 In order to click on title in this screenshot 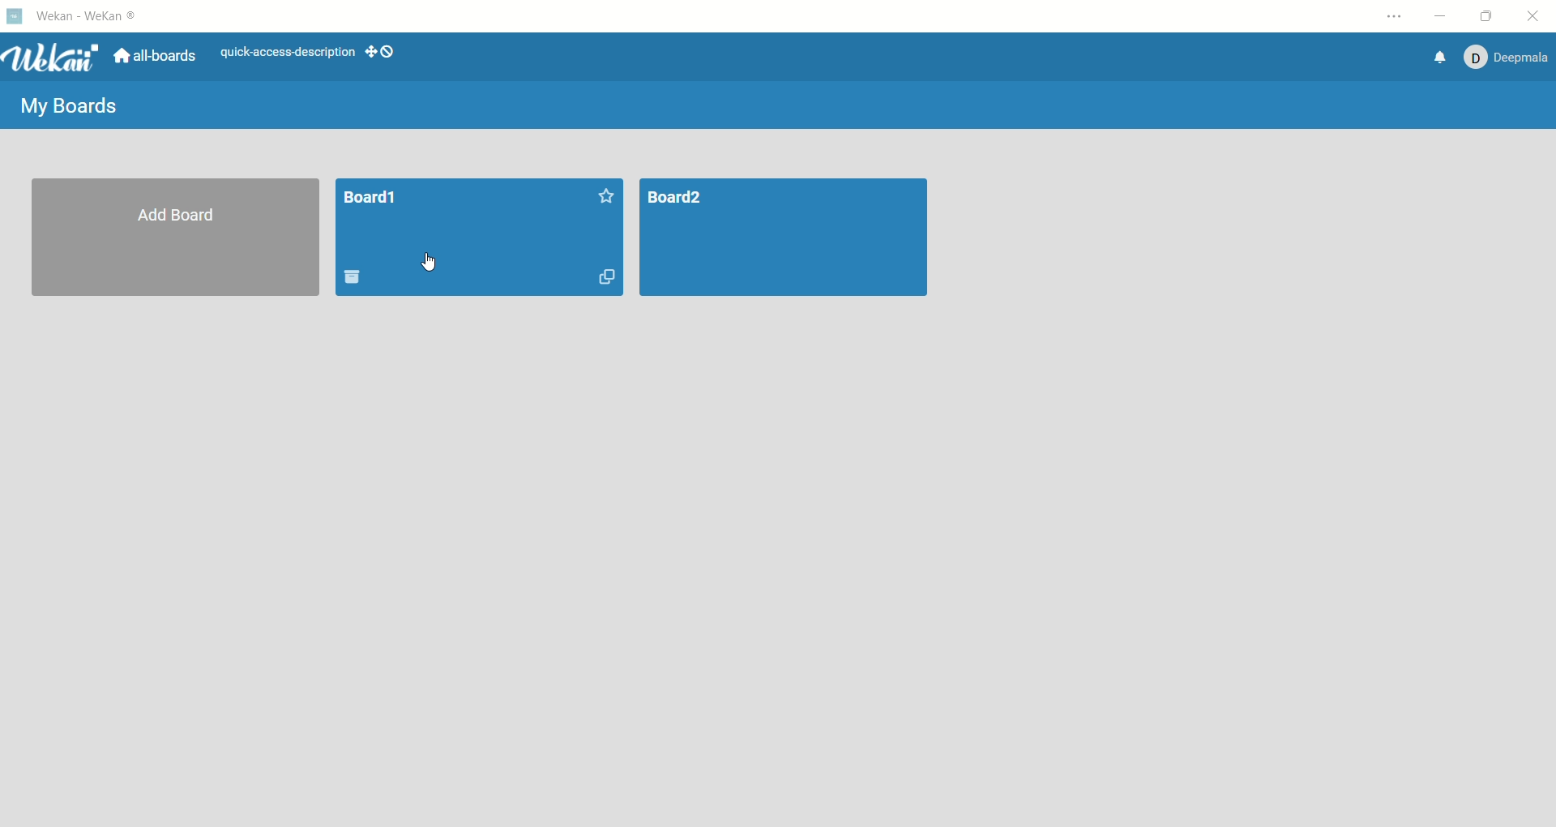, I will do `click(89, 15)`.